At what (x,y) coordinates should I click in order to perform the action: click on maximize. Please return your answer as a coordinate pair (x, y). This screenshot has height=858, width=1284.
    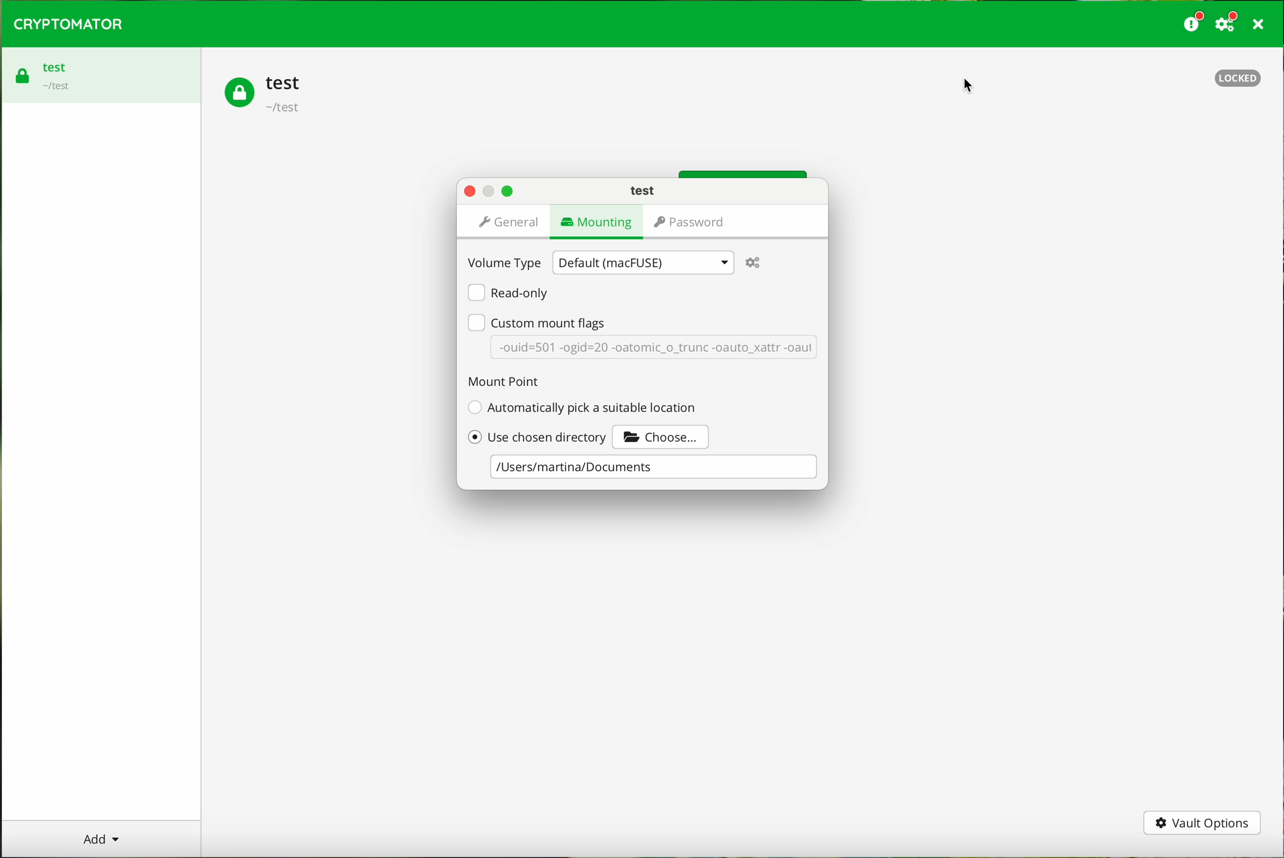
    Looking at the image, I should click on (508, 192).